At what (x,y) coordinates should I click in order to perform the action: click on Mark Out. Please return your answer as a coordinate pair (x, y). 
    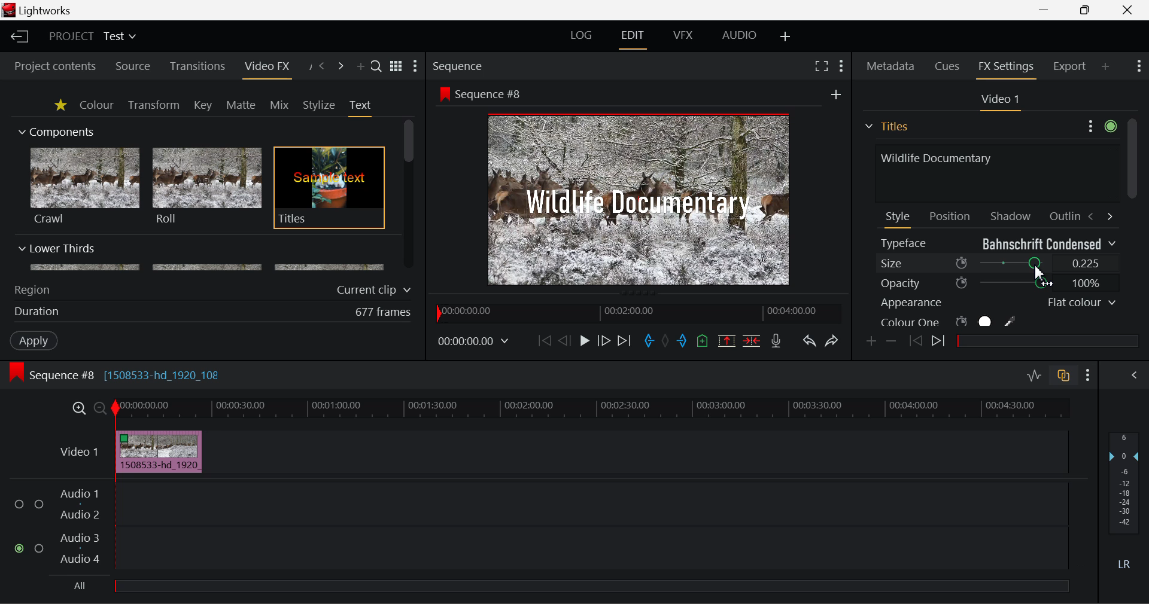
    Looking at the image, I should click on (683, 342).